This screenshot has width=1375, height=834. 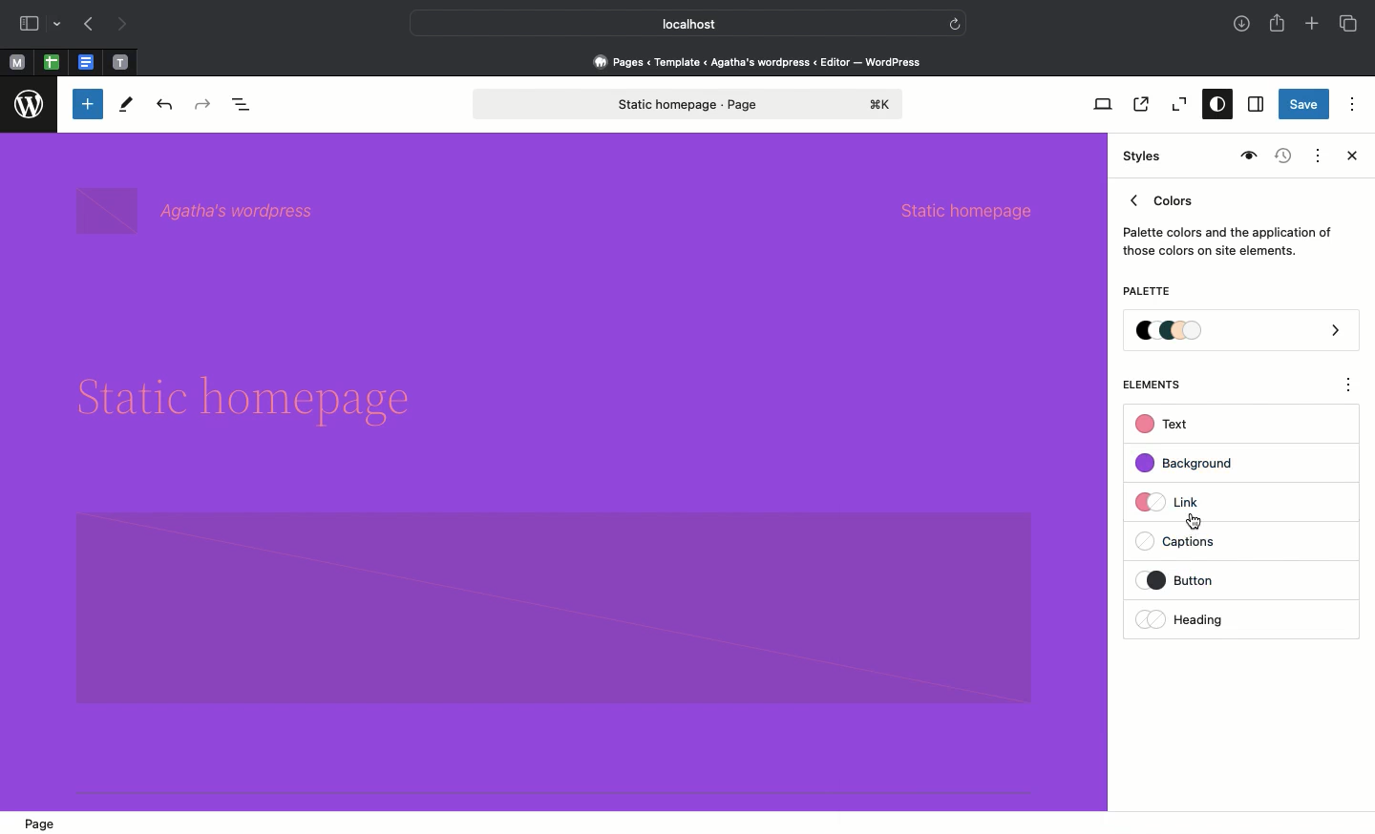 What do you see at coordinates (764, 61) in the screenshot?
I see `Pages < Template <Agatha's wordpress < editor - wordpress` at bounding box center [764, 61].